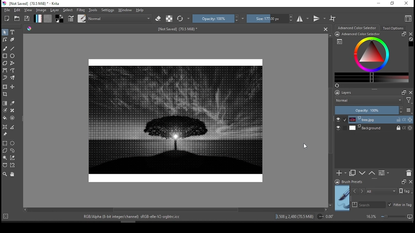  What do you see at coordinates (359, 182) in the screenshot?
I see `brush presets` at bounding box center [359, 182].